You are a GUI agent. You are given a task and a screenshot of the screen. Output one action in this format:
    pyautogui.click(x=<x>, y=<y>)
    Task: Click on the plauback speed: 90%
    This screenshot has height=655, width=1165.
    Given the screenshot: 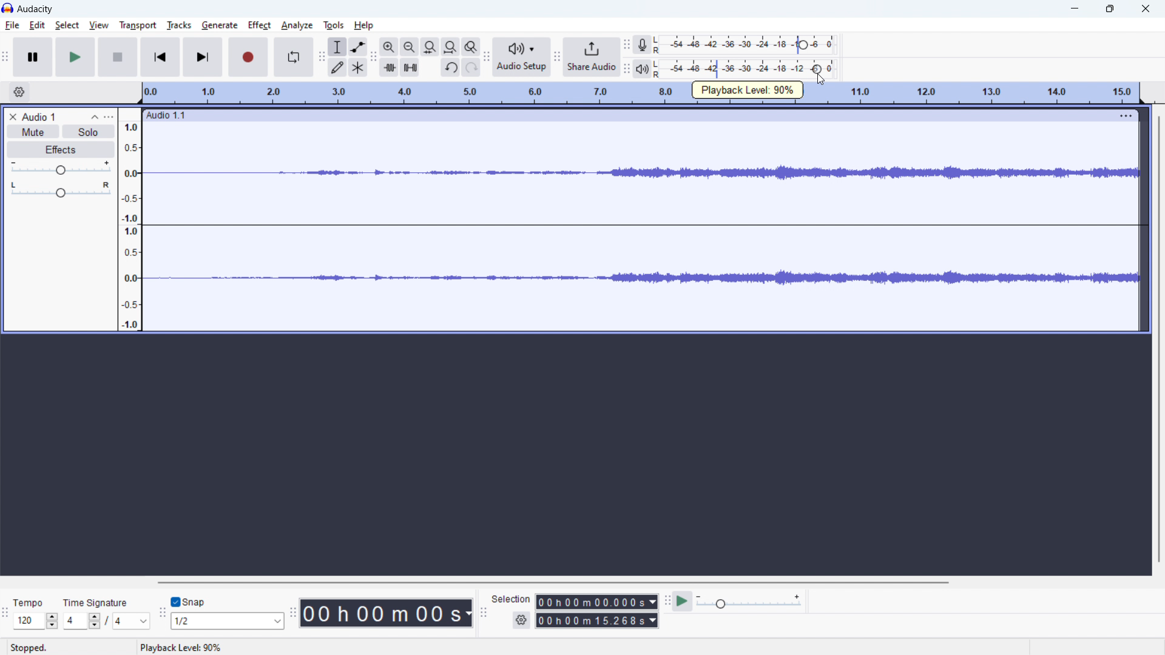 What is the action you would take?
    pyautogui.click(x=748, y=90)
    